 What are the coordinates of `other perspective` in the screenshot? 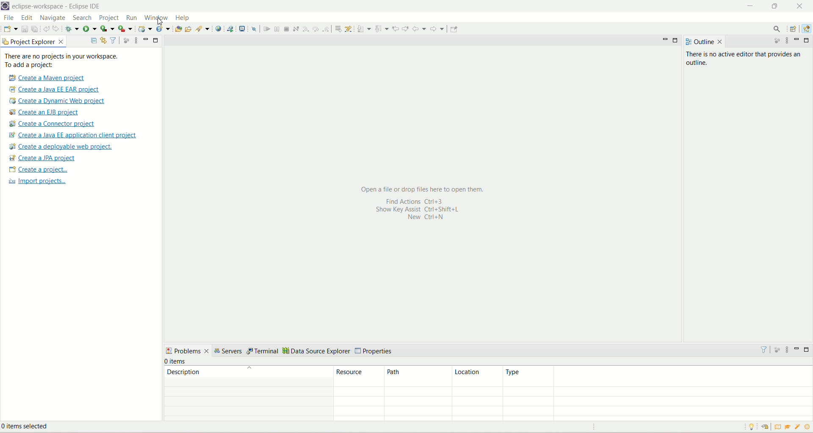 It's located at (794, 29).